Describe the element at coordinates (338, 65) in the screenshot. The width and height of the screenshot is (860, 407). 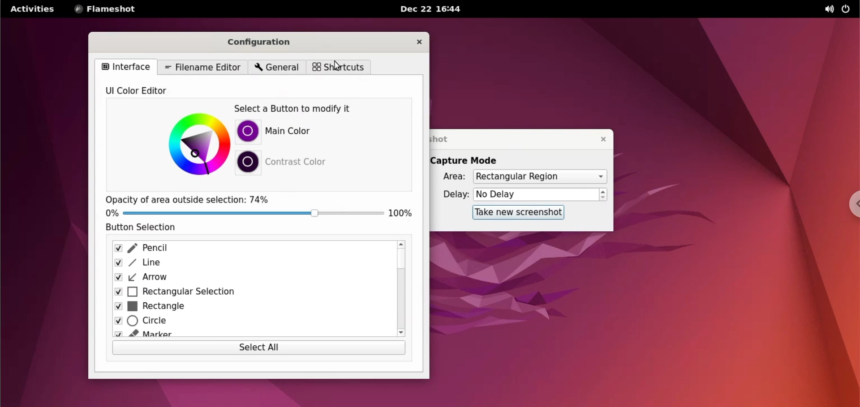
I see `cursor` at that location.